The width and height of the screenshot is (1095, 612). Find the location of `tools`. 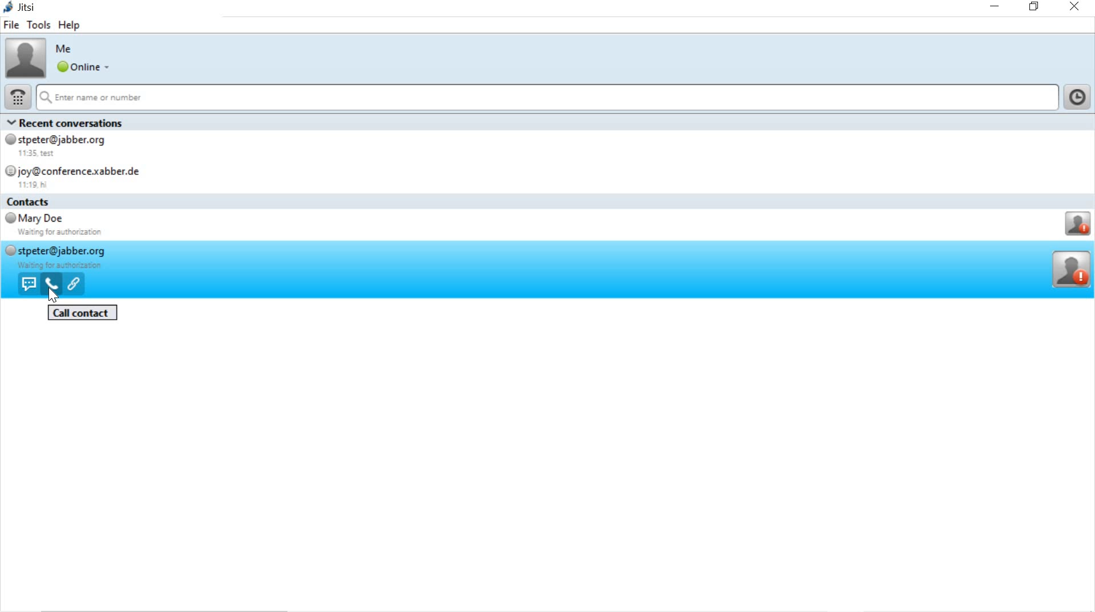

tools is located at coordinates (39, 25).